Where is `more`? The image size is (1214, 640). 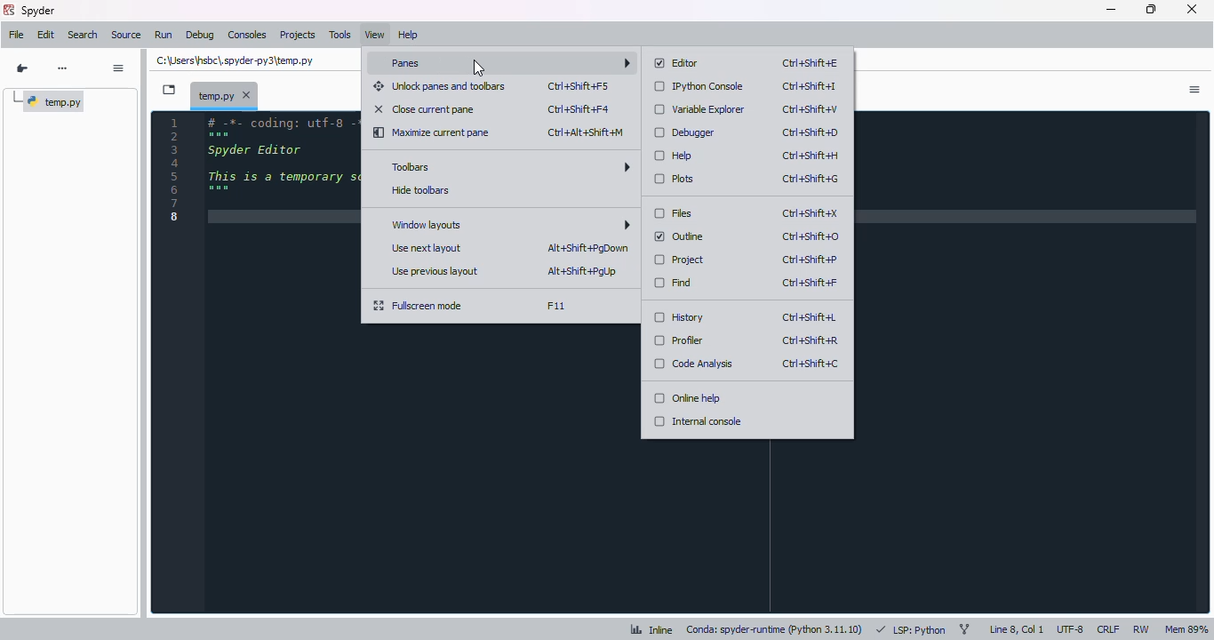
more is located at coordinates (63, 68).